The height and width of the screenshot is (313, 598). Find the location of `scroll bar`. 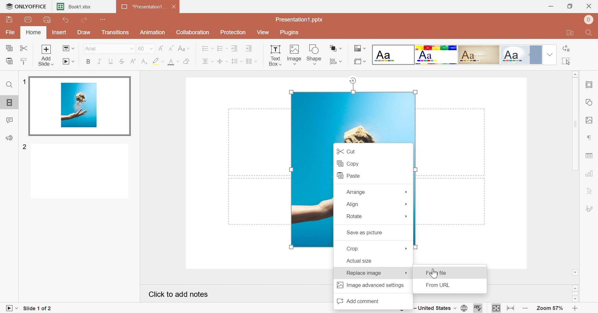

scroll bar is located at coordinates (575, 293).